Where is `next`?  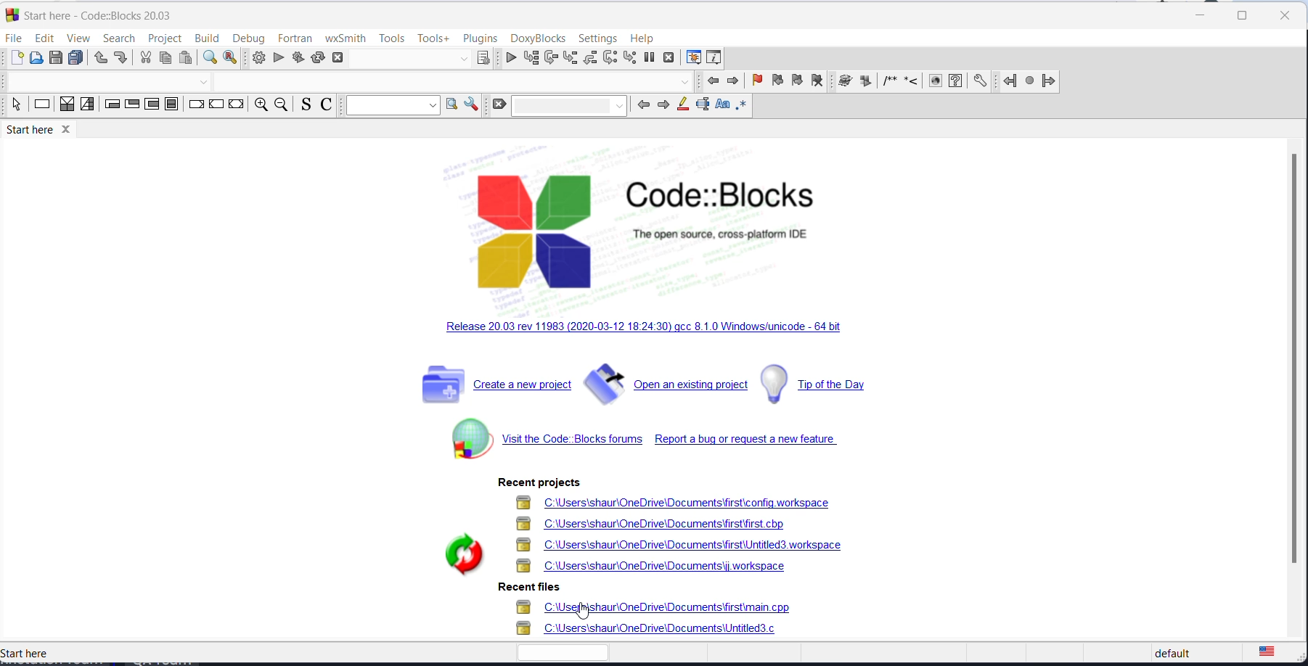 next is located at coordinates (732, 81).